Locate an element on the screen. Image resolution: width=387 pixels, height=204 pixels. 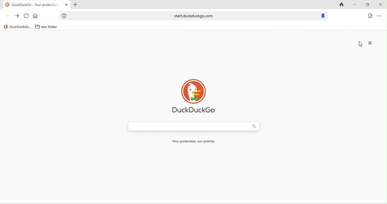
your protection, our priority. is located at coordinates (196, 142).